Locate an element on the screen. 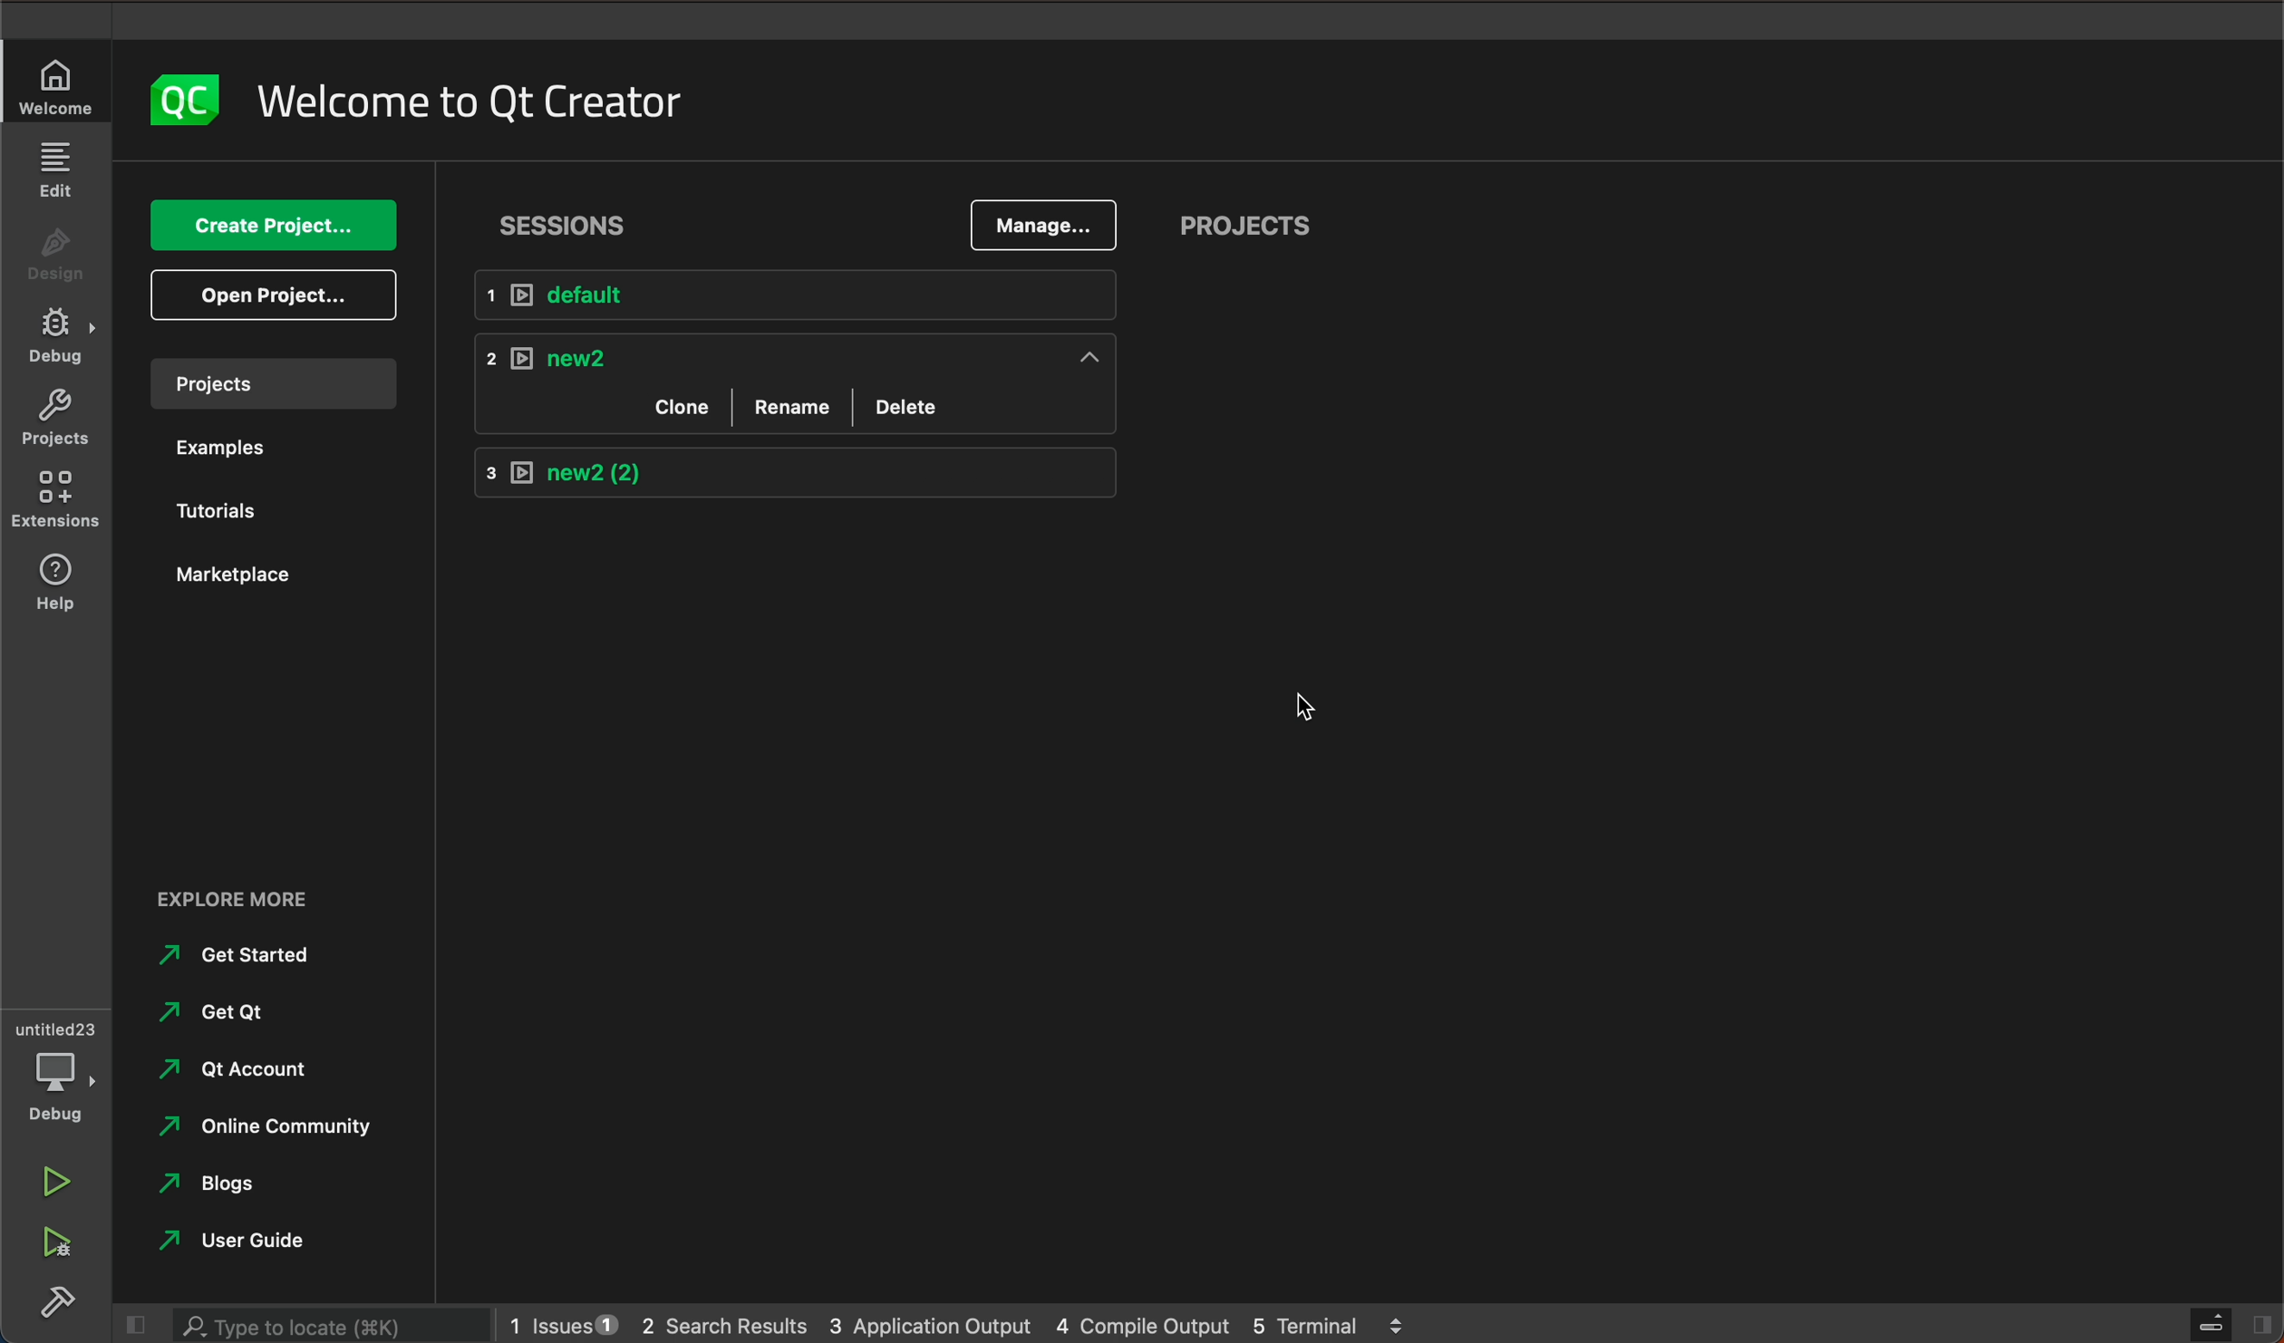 This screenshot has height=1343, width=2284. compile output is located at coordinates (1137, 1323).